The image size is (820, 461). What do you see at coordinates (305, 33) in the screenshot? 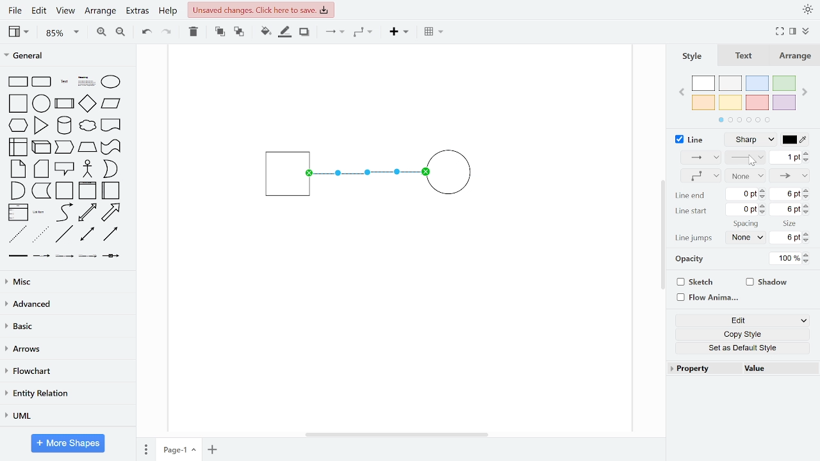
I see `shadow` at bounding box center [305, 33].